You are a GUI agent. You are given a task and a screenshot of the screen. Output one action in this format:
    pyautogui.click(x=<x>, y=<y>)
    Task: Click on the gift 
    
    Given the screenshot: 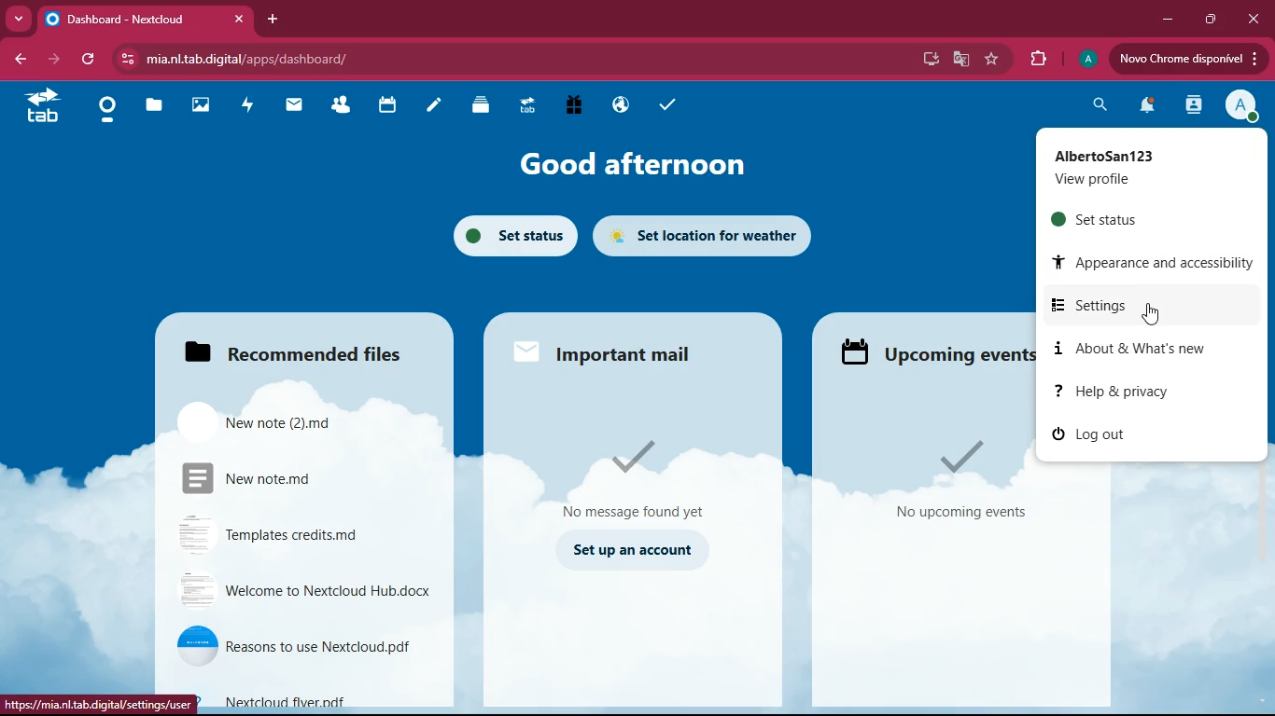 What is the action you would take?
    pyautogui.click(x=581, y=106)
    